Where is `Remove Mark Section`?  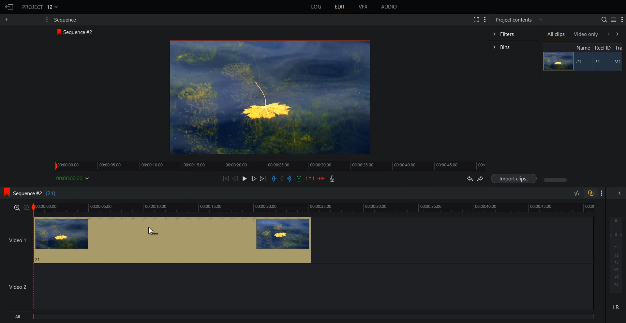
Remove Mark Section is located at coordinates (310, 178).